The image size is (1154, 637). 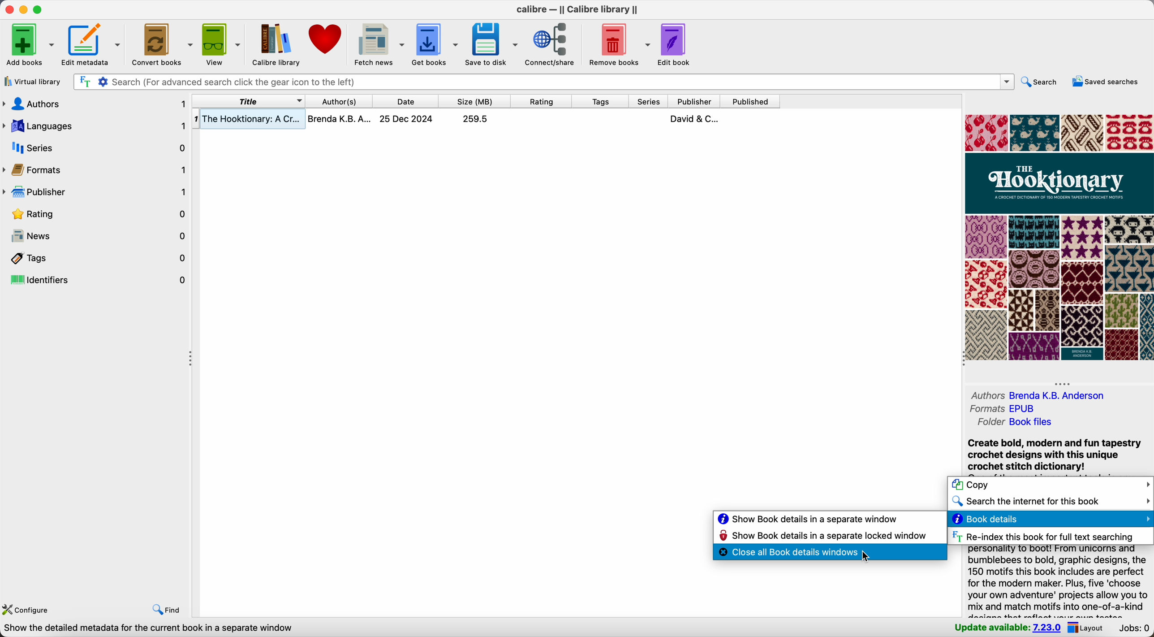 What do you see at coordinates (1042, 537) in the screenshot?
I see `re-index this book full text searching` at bounding box center [1042, 537].